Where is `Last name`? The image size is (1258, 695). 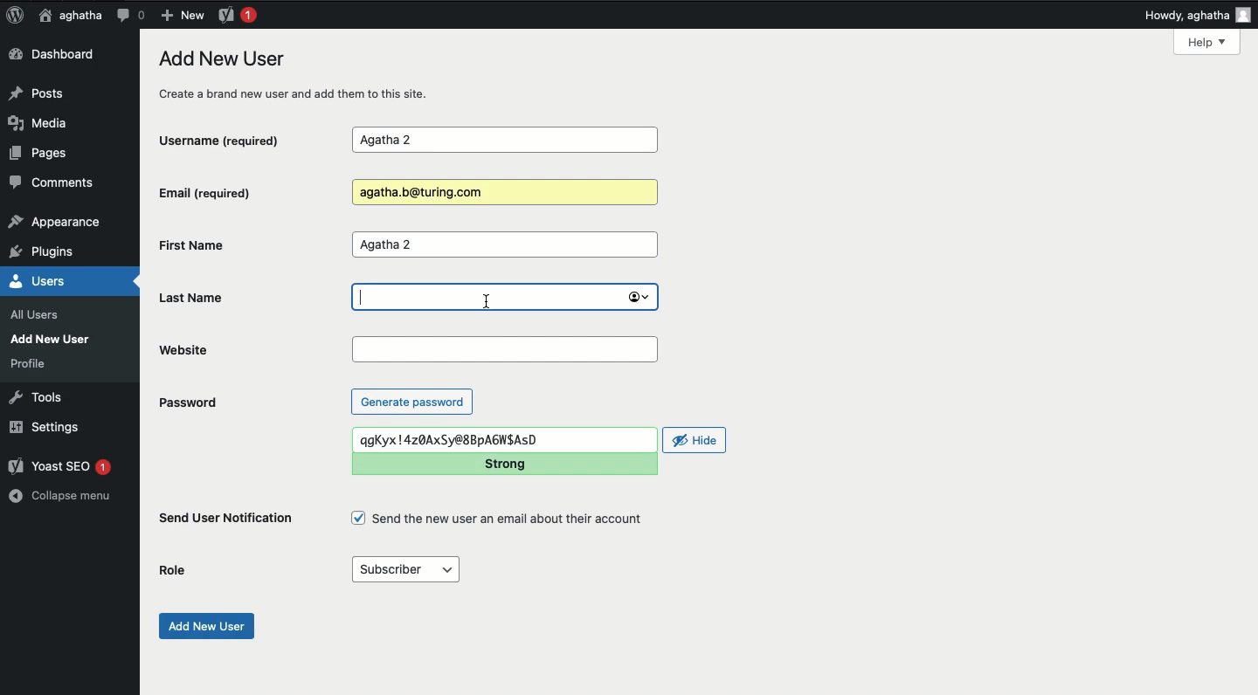
Last name is located at coordinates (502, 298).